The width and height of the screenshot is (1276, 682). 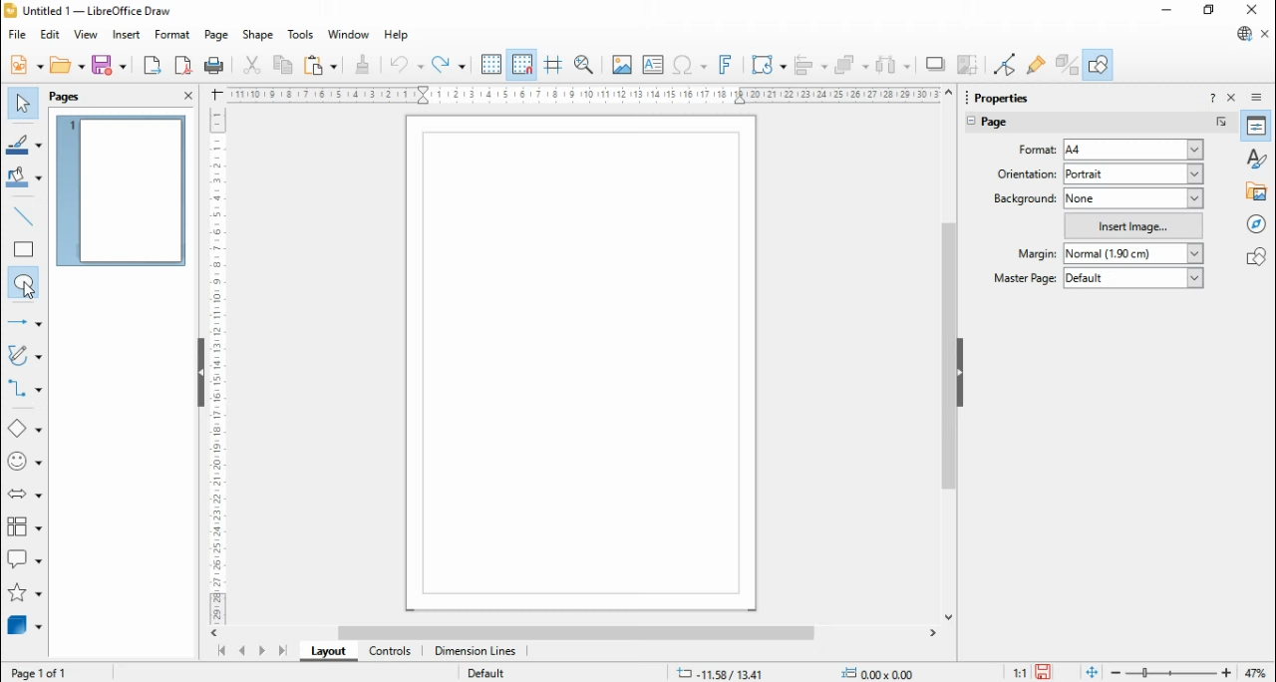 What do you see at coordinates (1024, 198) in the screenshot?
I see `background` at bounding box center [1024, 198].